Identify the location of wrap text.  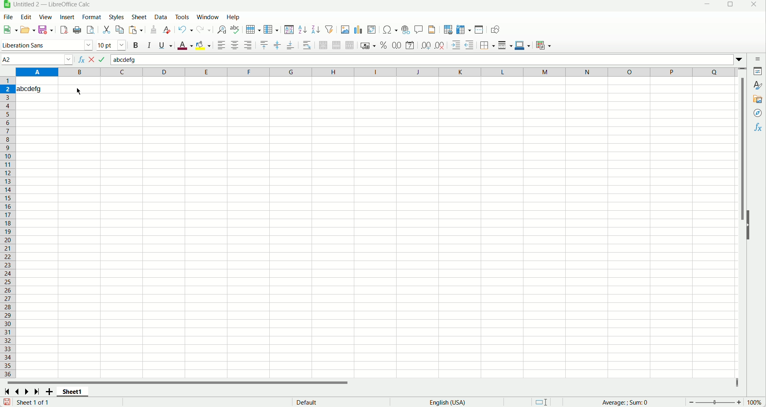
(308, 46).